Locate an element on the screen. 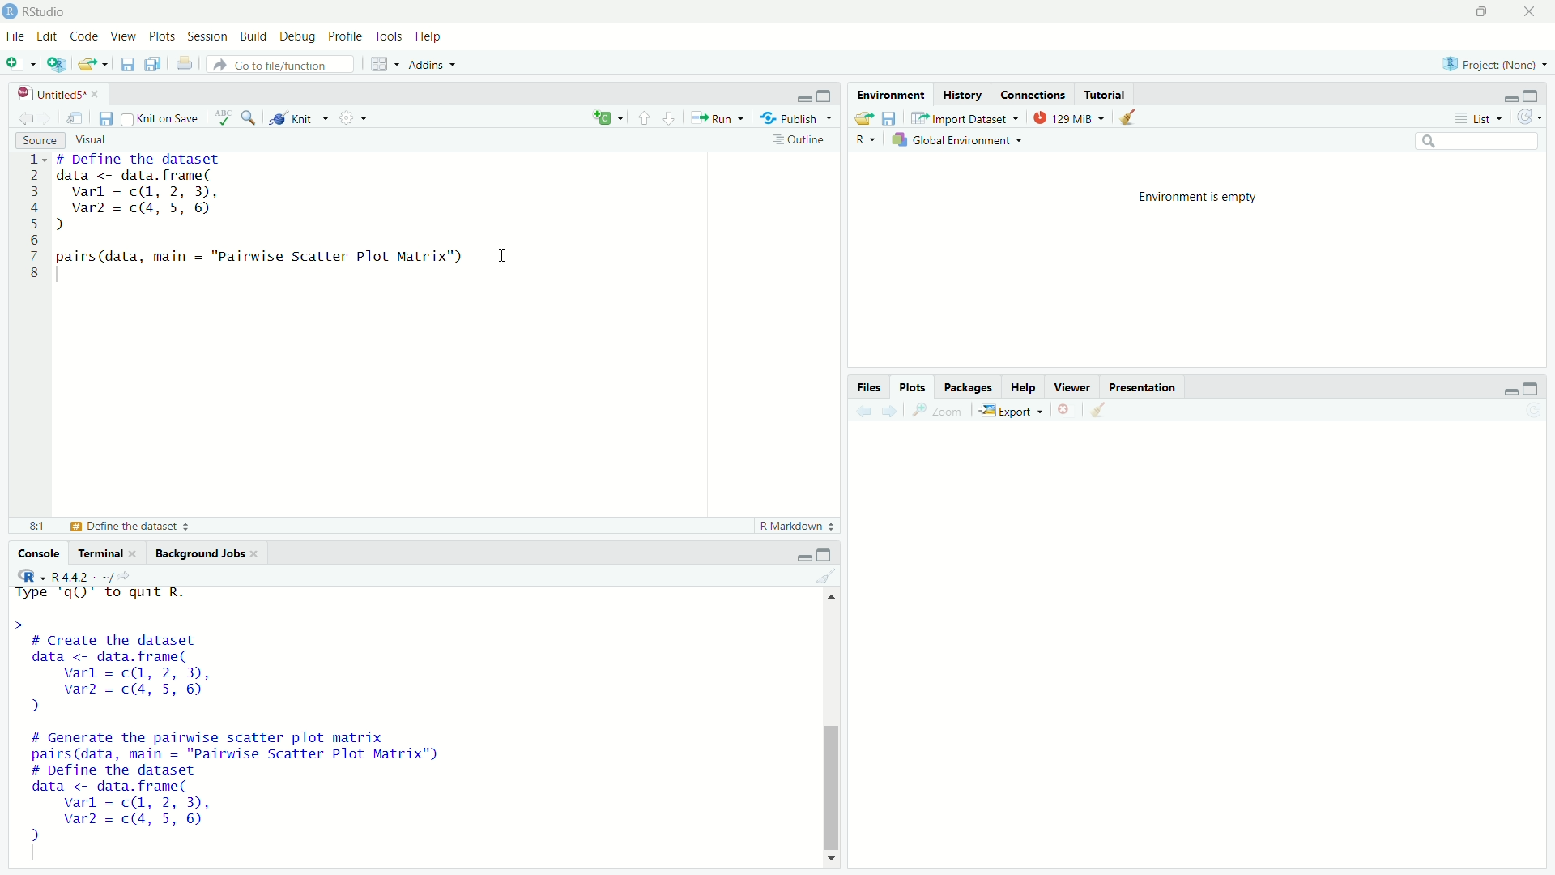  Terminal is located at coordinates (106, 551).